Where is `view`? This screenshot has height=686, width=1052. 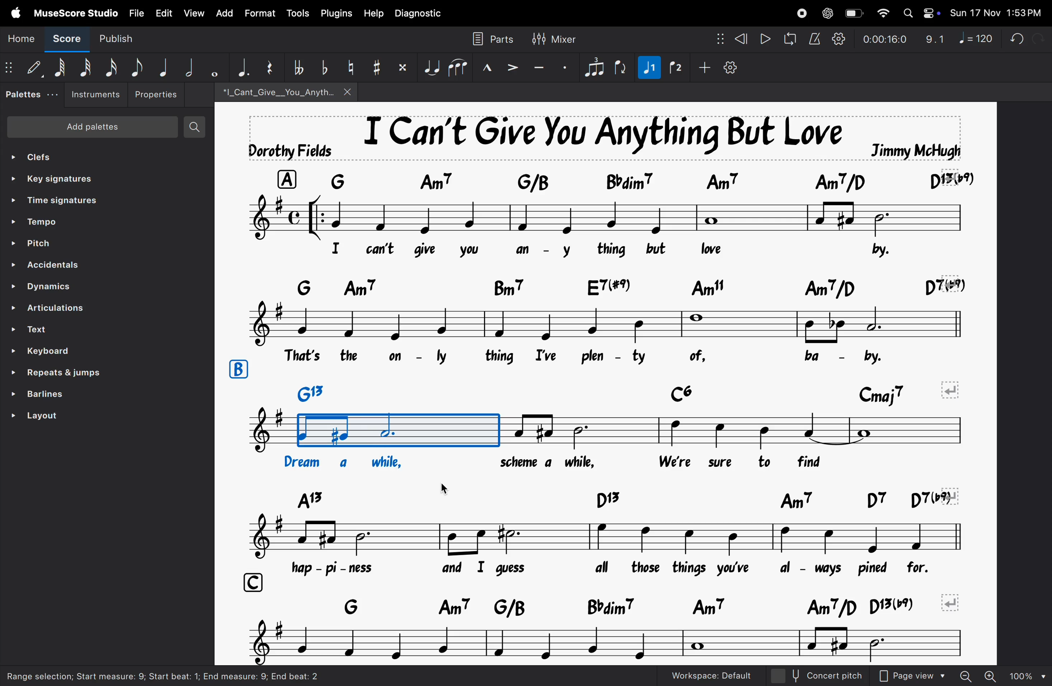 view is located at coordinates (194, 14).